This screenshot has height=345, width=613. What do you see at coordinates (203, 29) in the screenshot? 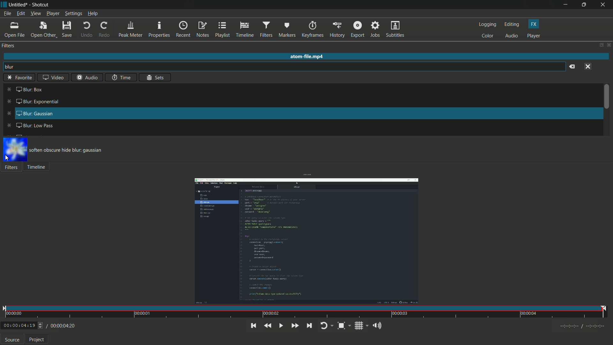
I see `notes` at bounding box center [203, 29].